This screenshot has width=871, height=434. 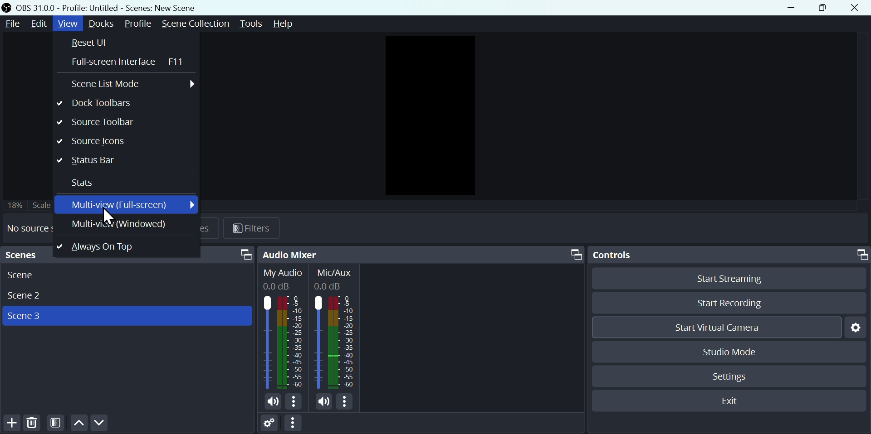 What do you see at coordinates (289, 24) in the screenshot?
I see `Help` at bounding box center [289, 24].